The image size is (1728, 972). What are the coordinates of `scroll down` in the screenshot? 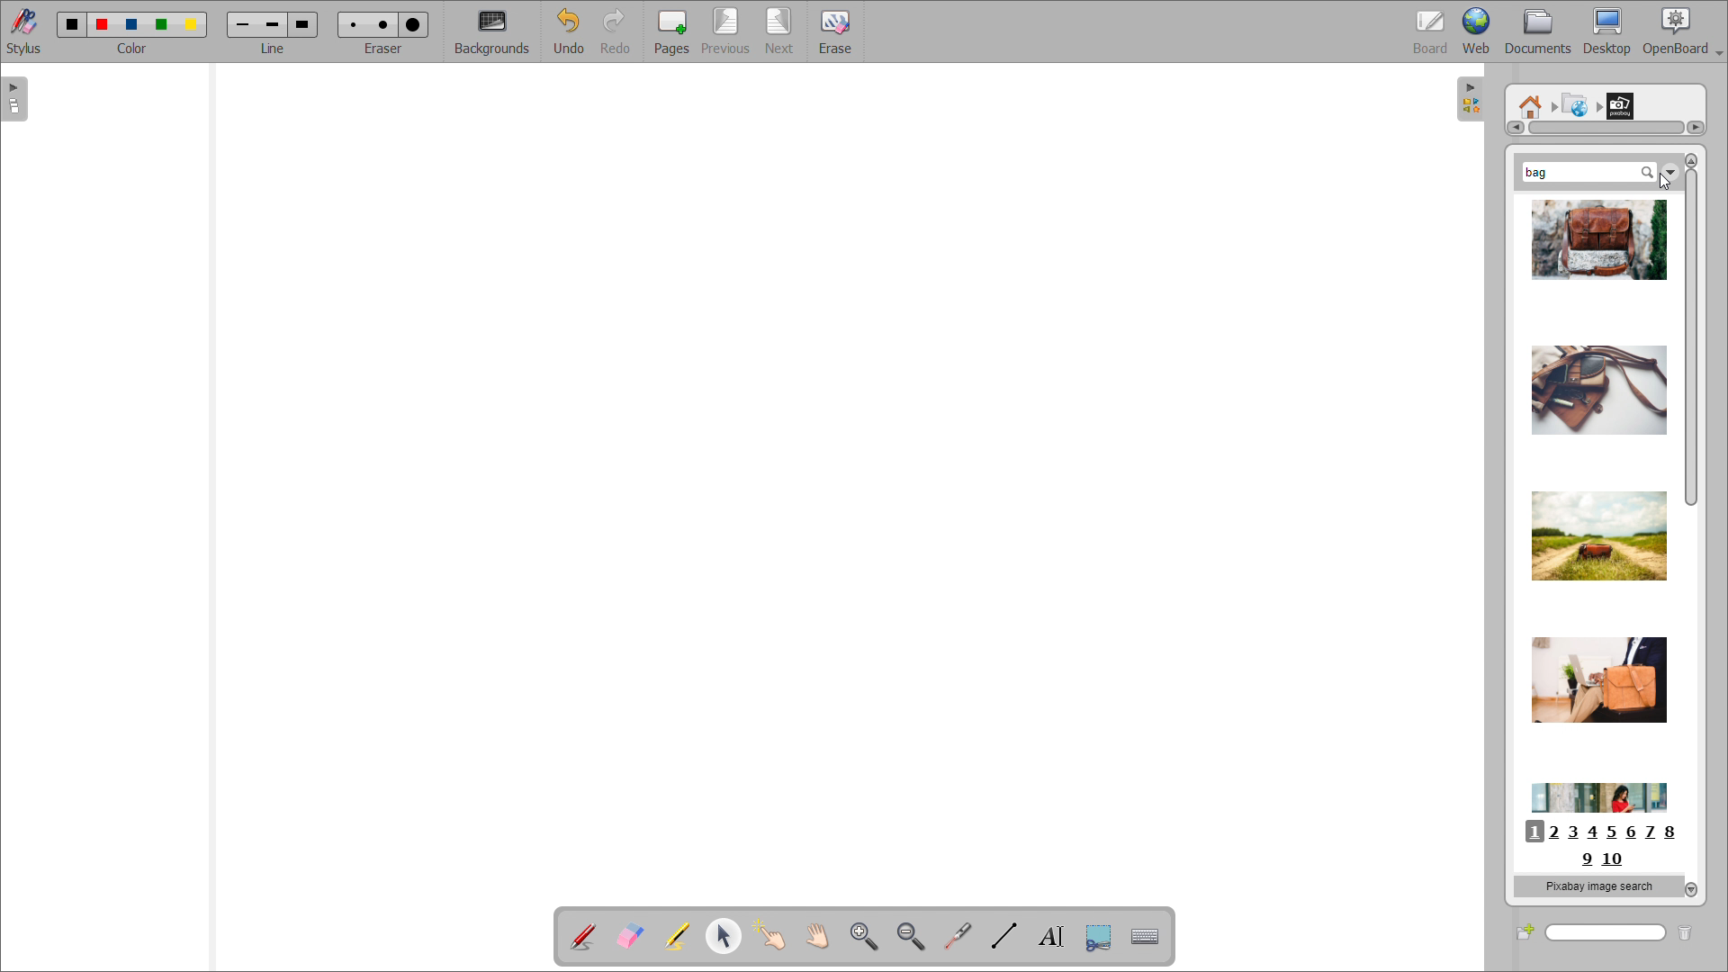 It's located at (1692, 889).